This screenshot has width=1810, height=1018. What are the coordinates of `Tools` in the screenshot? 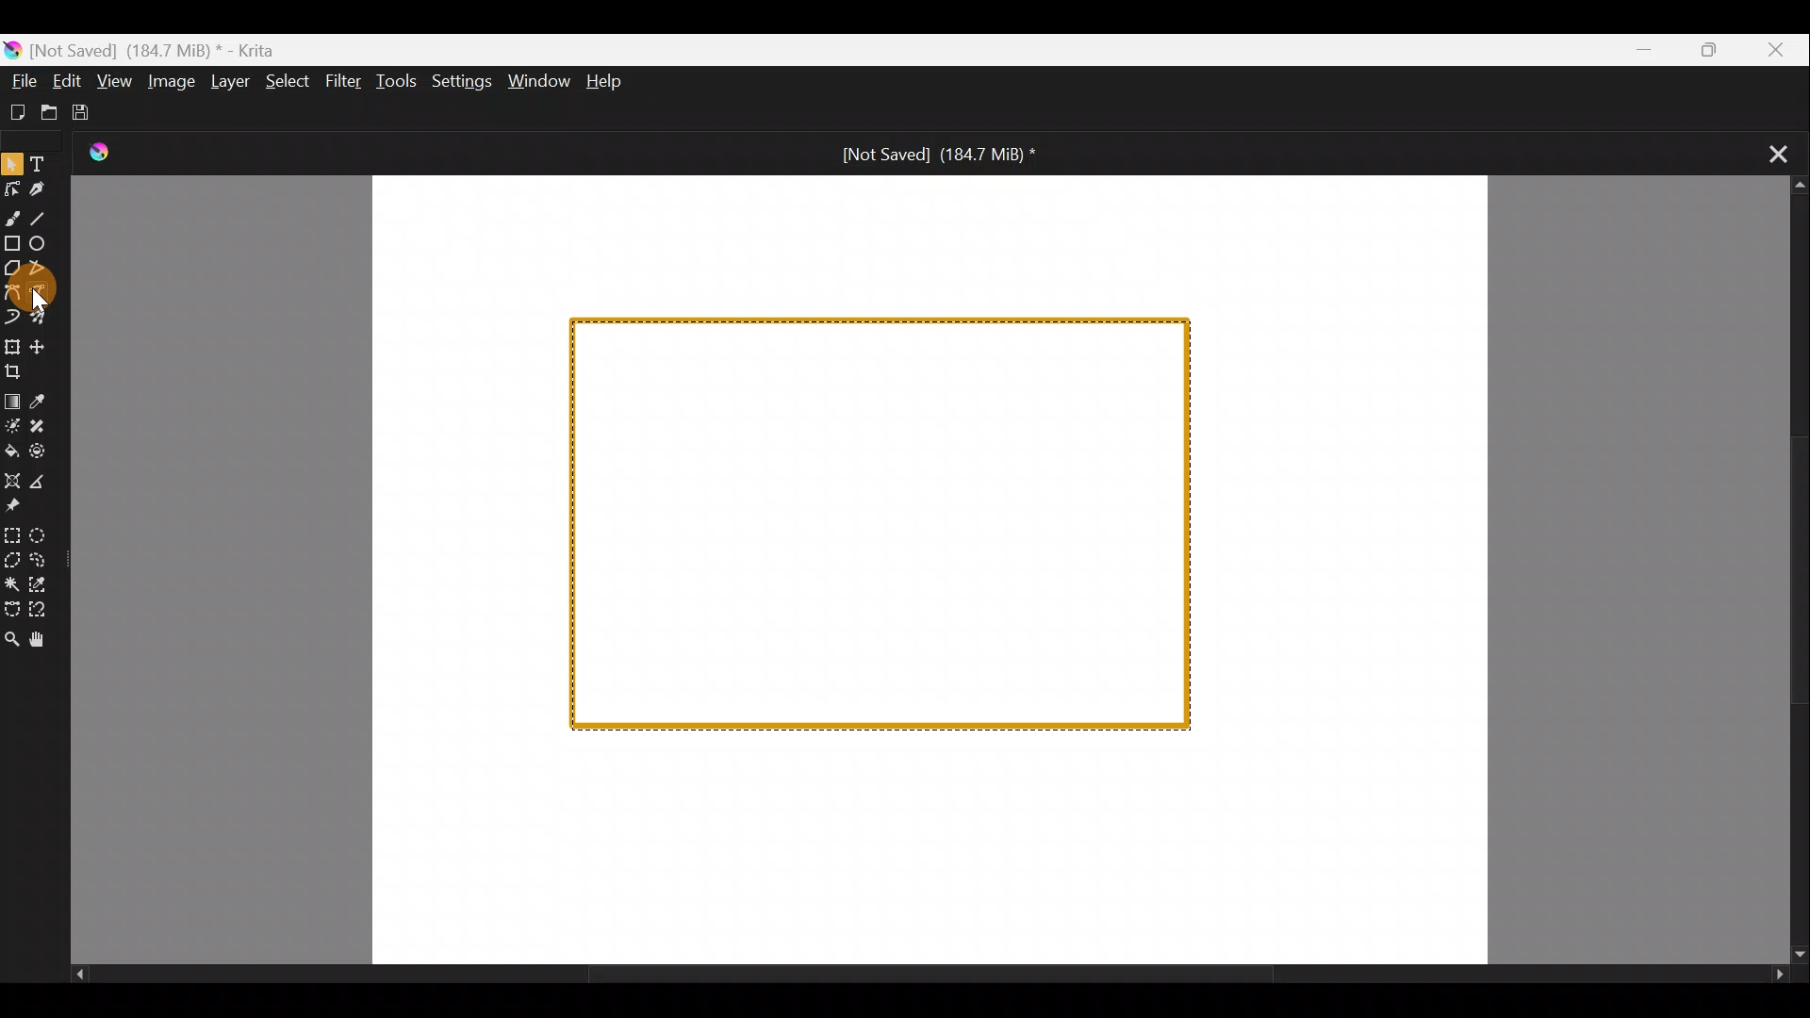 It's located at (396, 81).